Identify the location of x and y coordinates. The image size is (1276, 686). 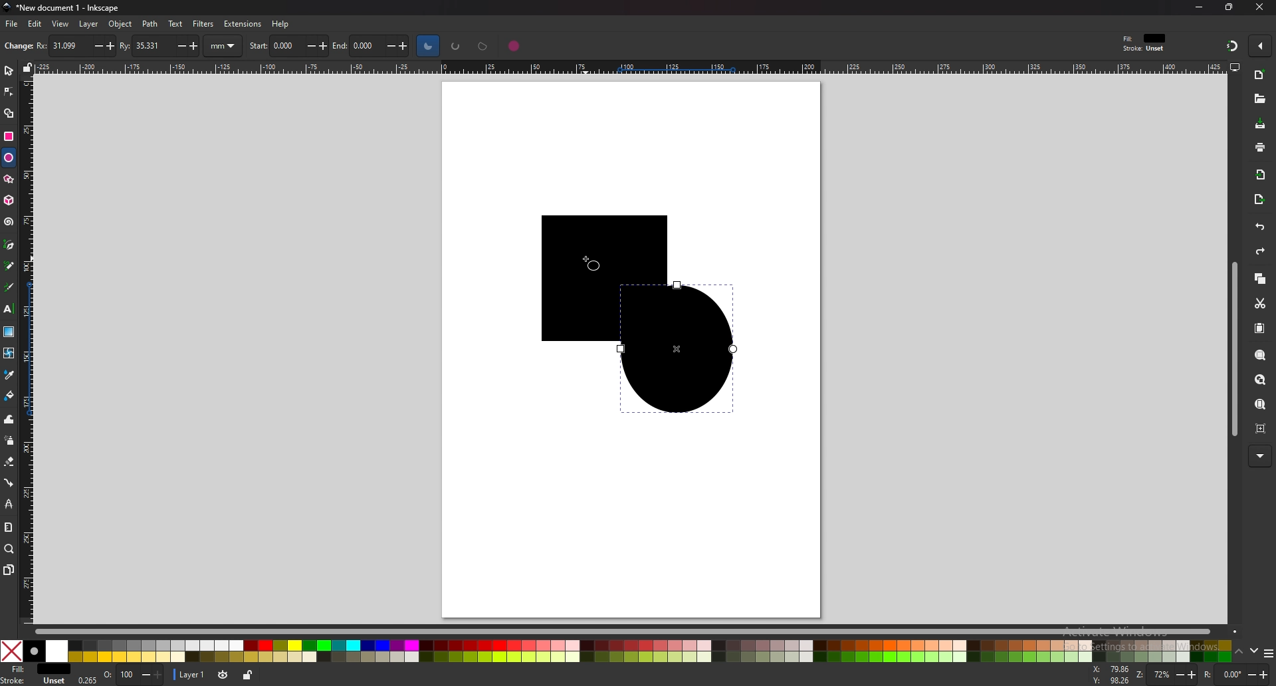
(1109, 675).